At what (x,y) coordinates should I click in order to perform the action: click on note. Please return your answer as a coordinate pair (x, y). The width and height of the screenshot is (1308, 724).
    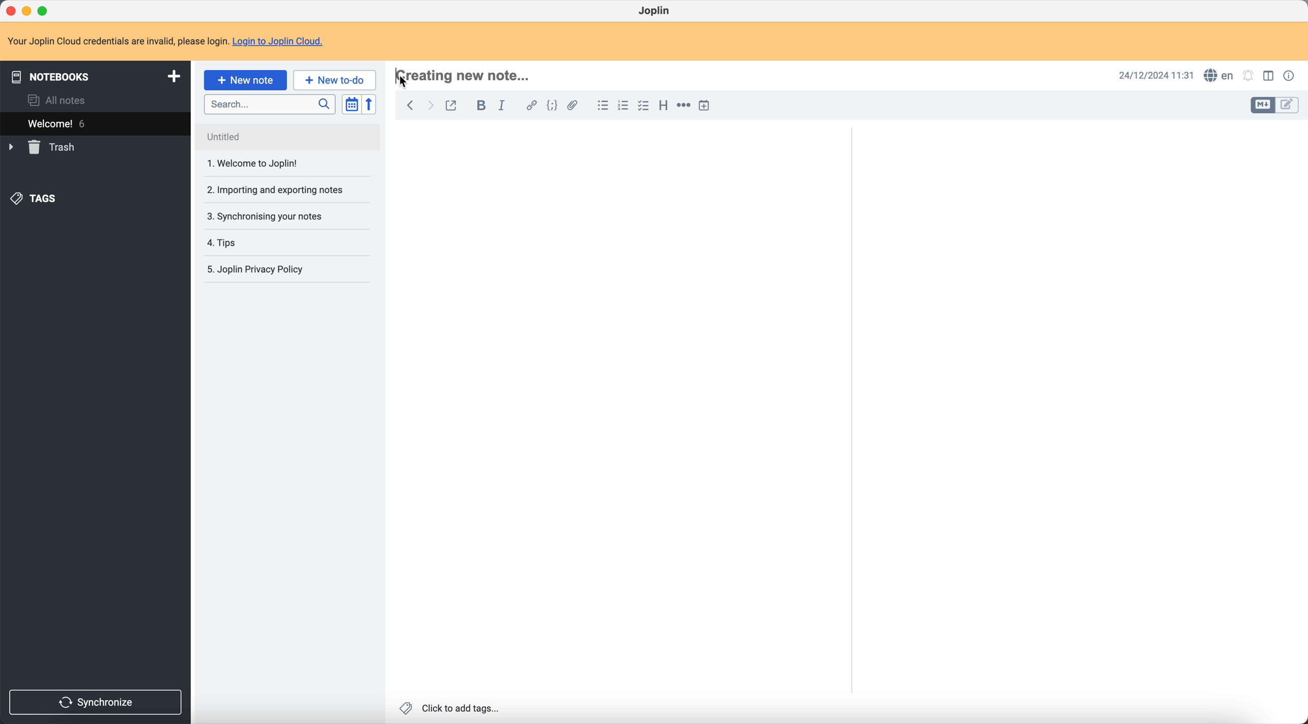
    Looking at the image, I should click on (165, 39).